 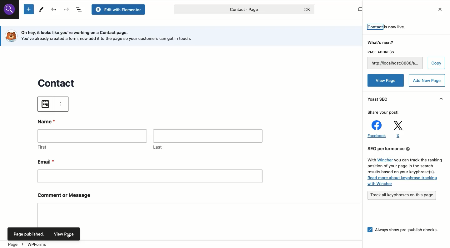 I want to click on Copy, so click(x=436, y=63).